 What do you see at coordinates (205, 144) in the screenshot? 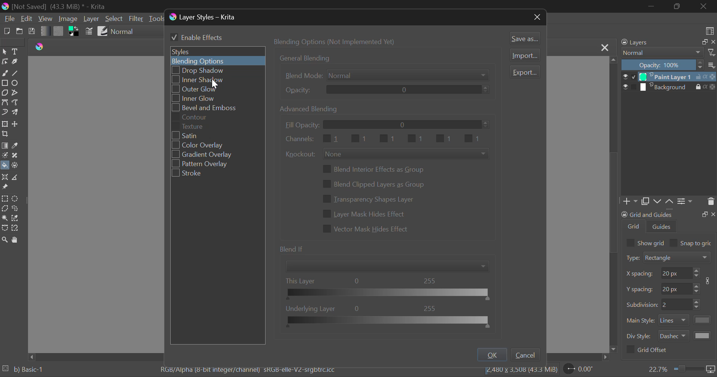
I see `Color Overlay` at bounding box center [205, 144].